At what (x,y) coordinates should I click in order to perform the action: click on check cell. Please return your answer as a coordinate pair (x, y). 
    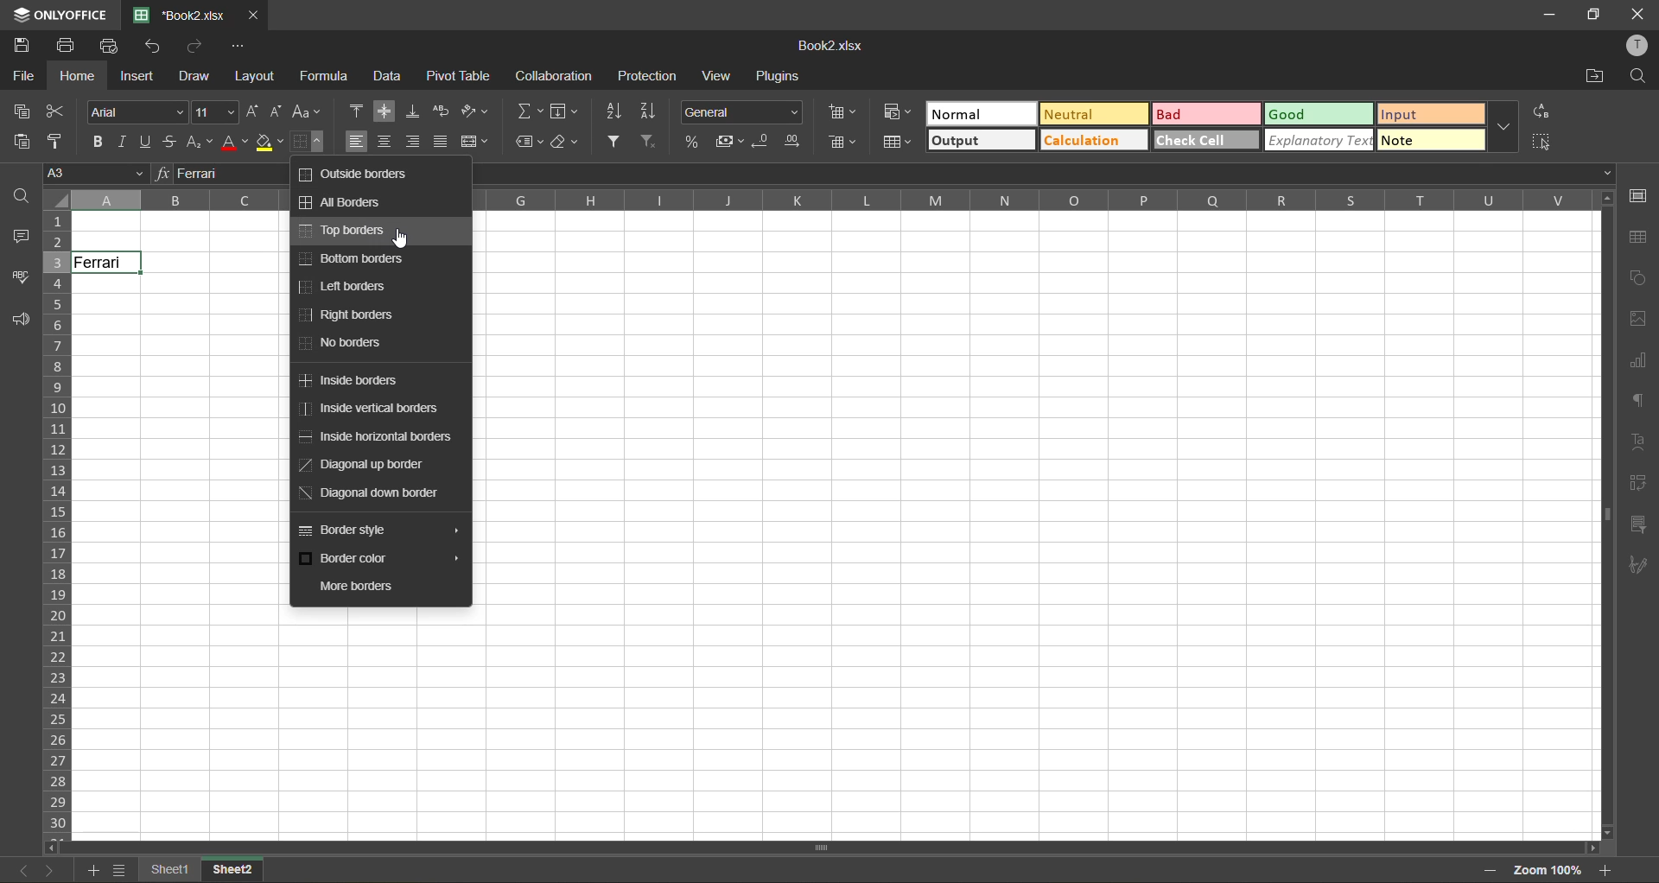
    Looking at the image, I should click on (1207, 141).